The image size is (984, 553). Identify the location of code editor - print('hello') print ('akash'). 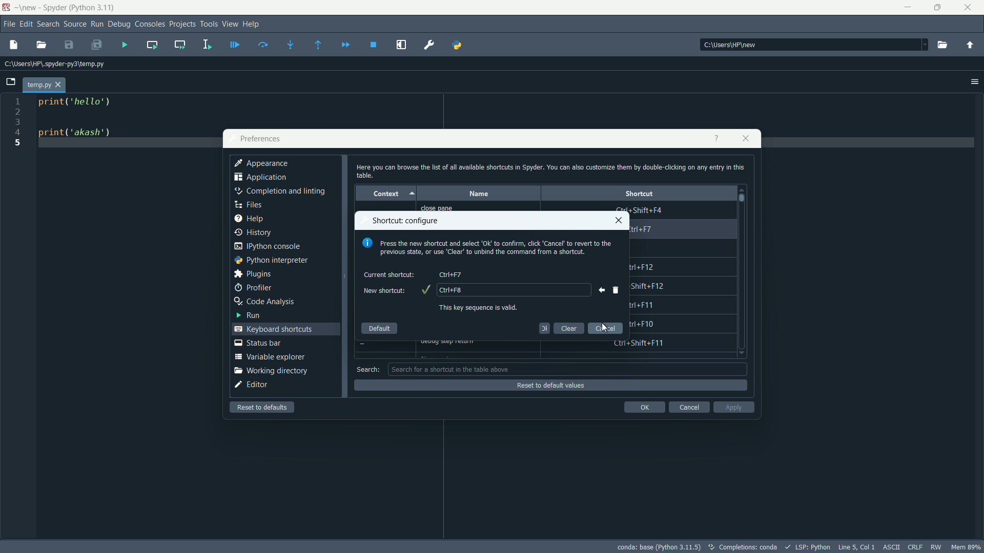
(72, 122).